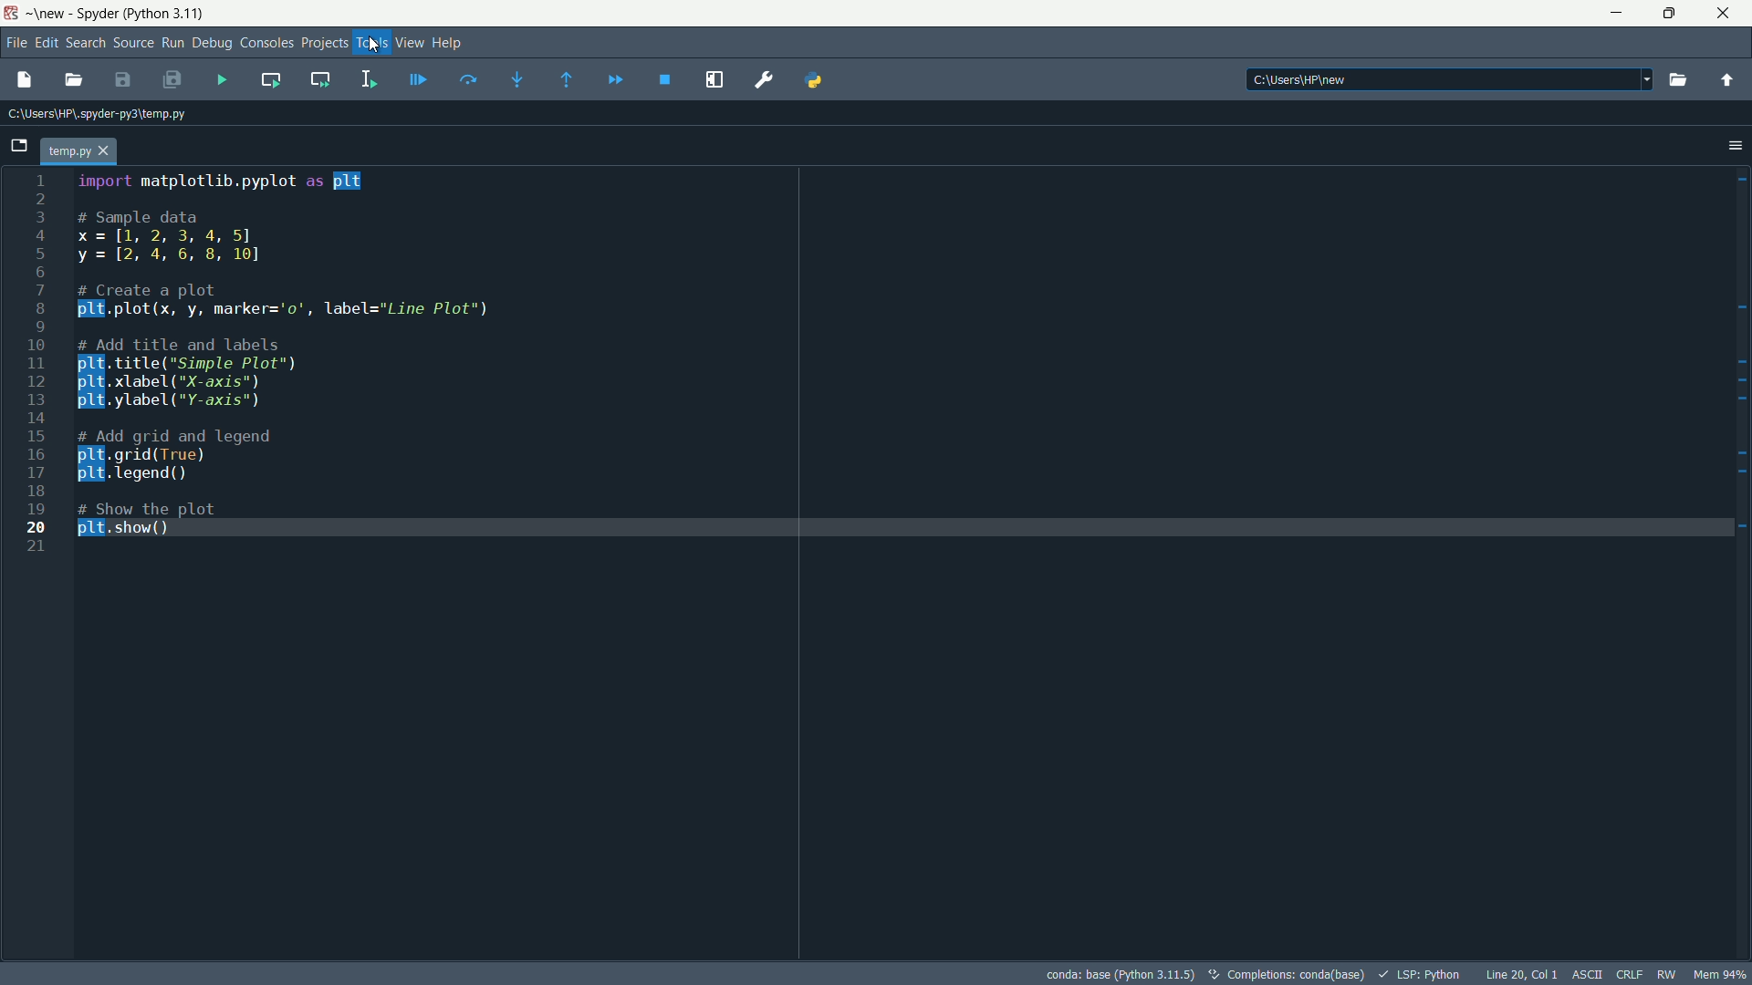 The height and width of the screenshot is (985, 1752). I want to click on debug file, so click(420, 80).